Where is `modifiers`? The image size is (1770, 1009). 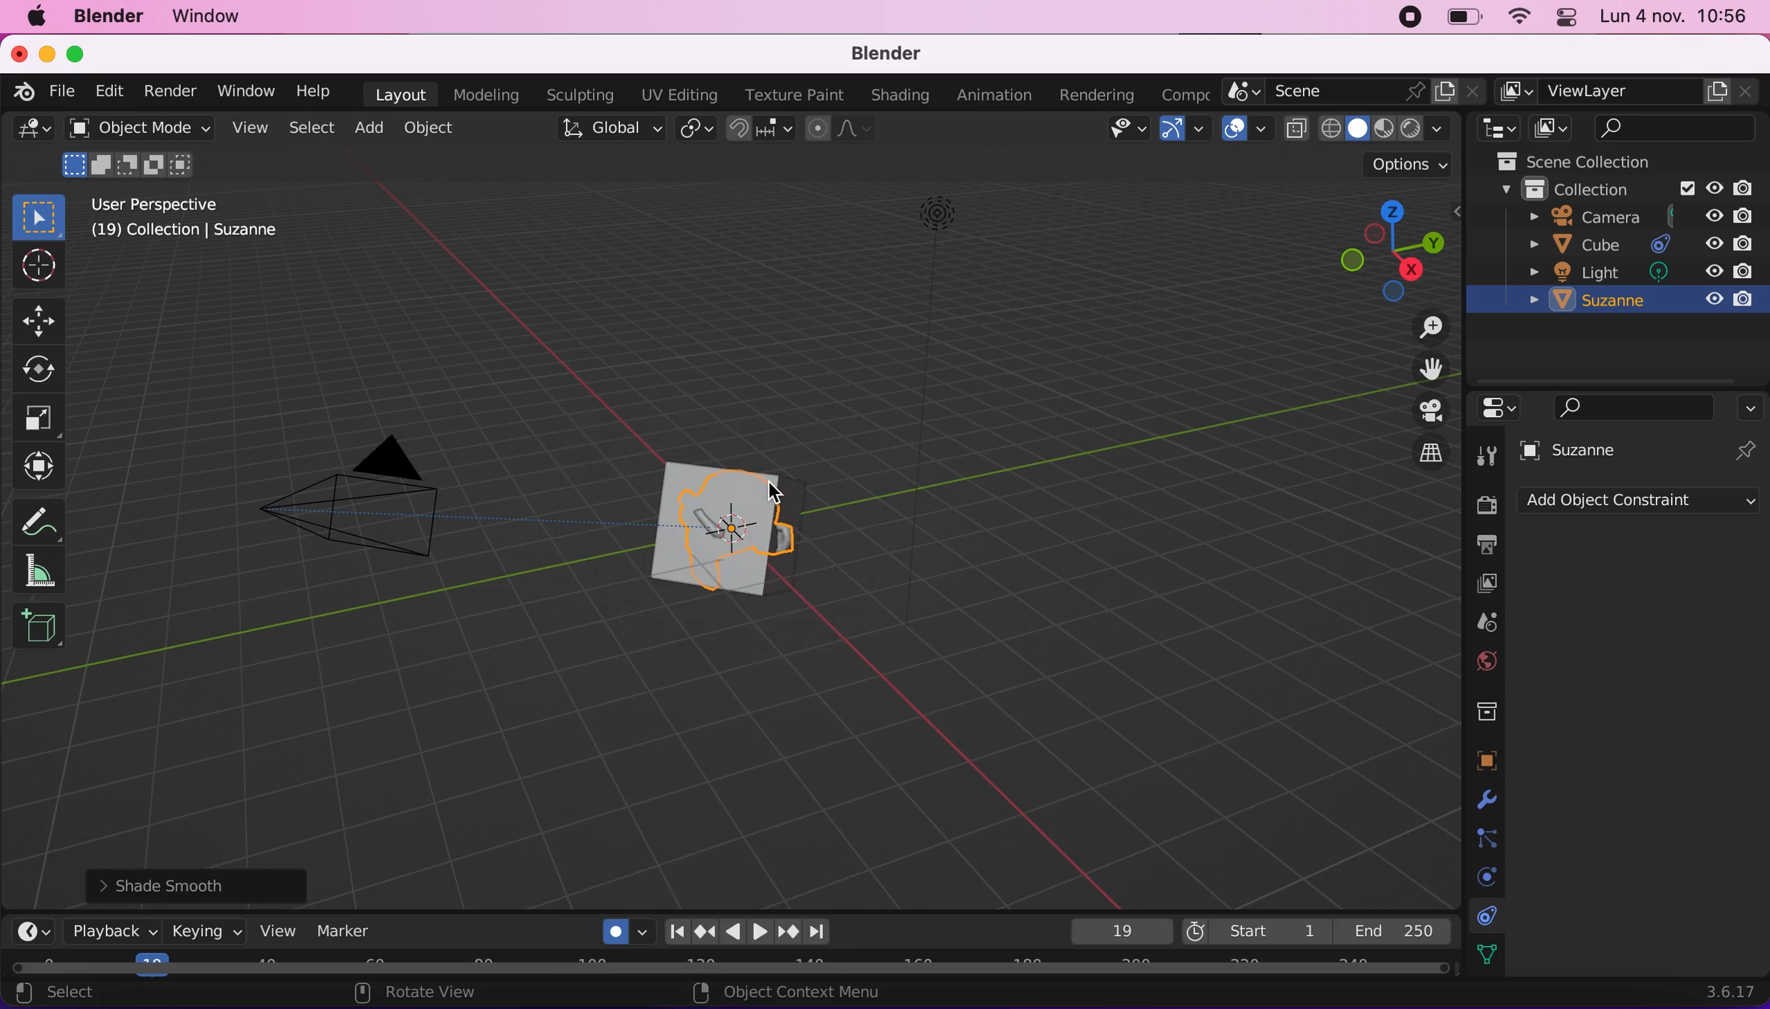
modifiers is located at coordinates (1484, 796).